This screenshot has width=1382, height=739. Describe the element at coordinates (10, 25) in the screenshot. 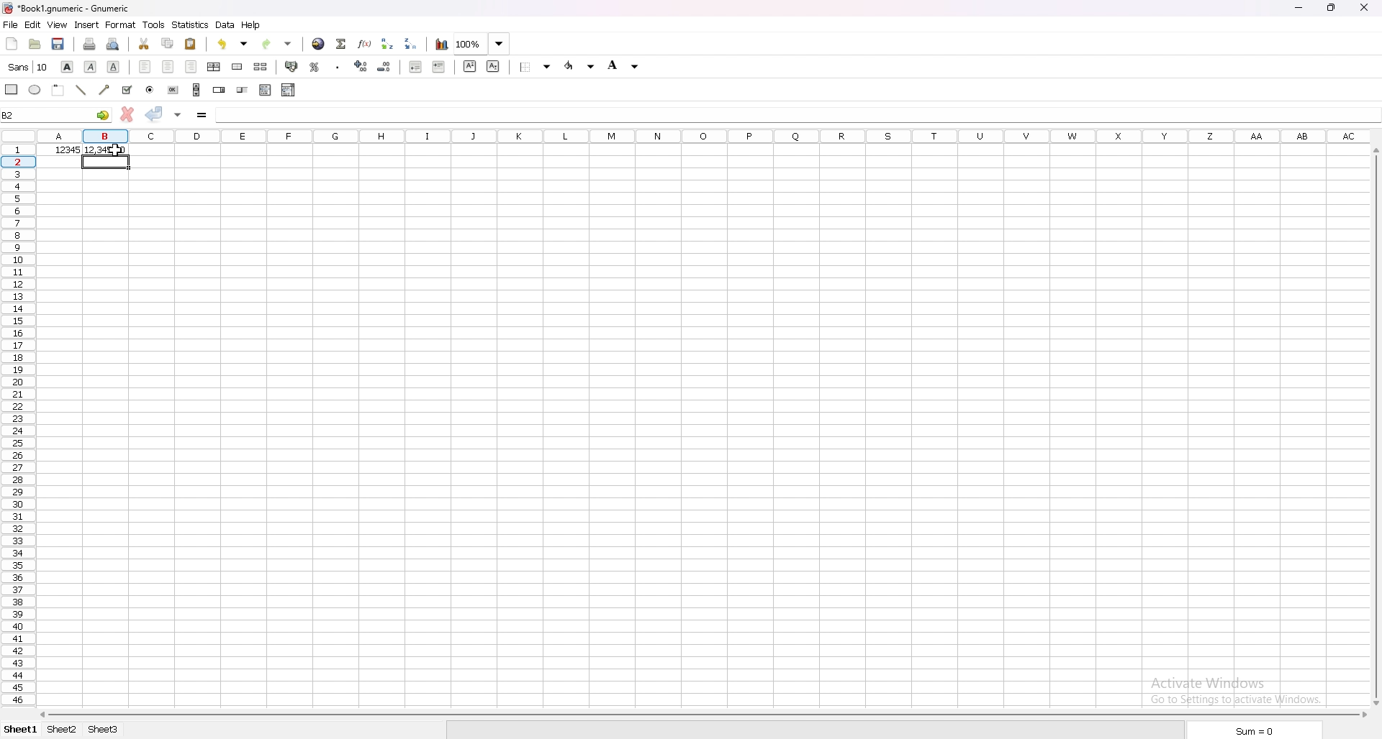

I see `file` at that location.